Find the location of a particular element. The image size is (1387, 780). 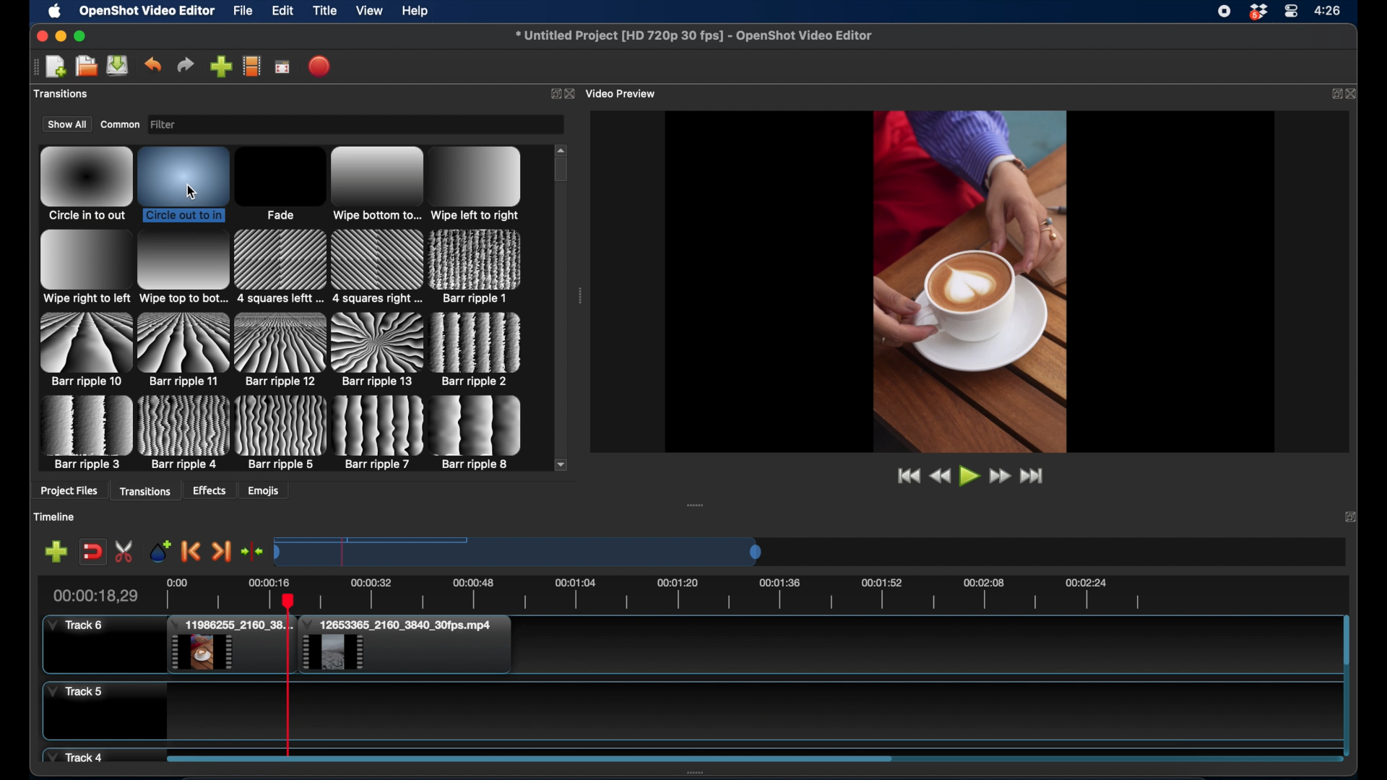

cursor is located at coordinates (289, 603).